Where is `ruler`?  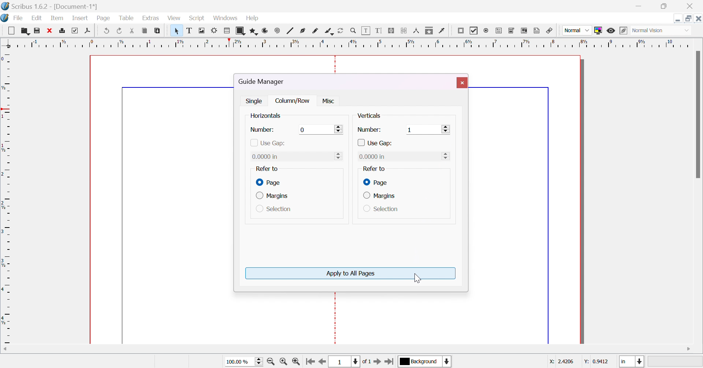
ruler is located at coordinates (351, 43).